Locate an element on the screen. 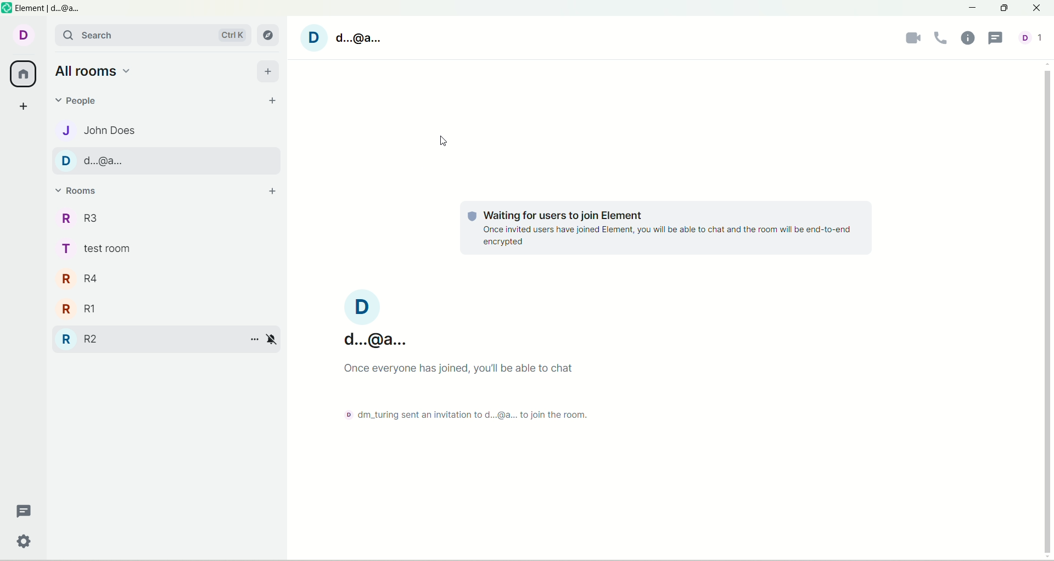 Image resolution: width=1054 pixels, height=561 pixels. minimize is located at coordinates (973, 8).